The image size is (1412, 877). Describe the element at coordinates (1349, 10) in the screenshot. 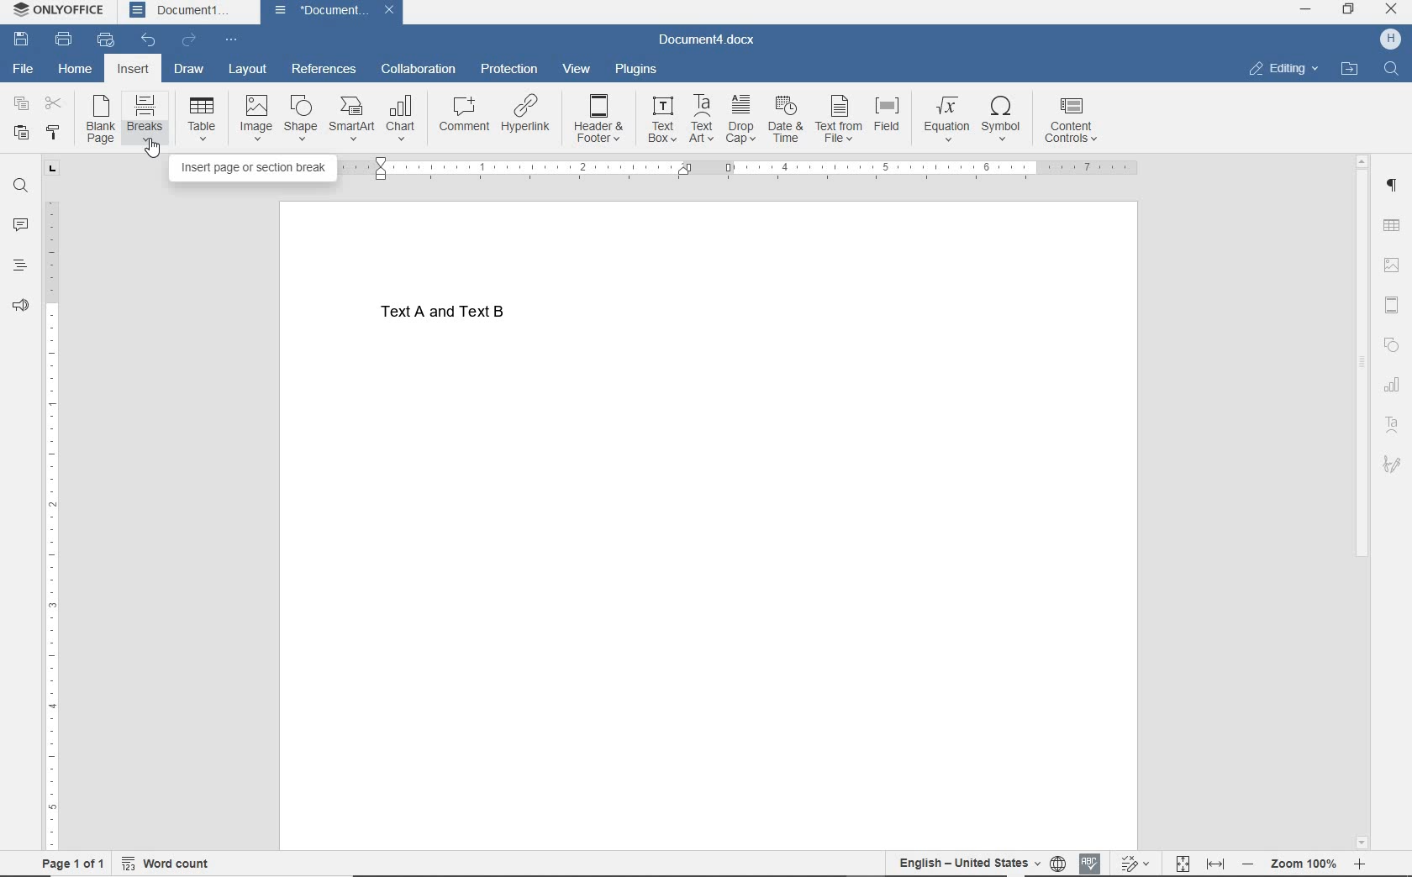

I see `restore down` at that location.